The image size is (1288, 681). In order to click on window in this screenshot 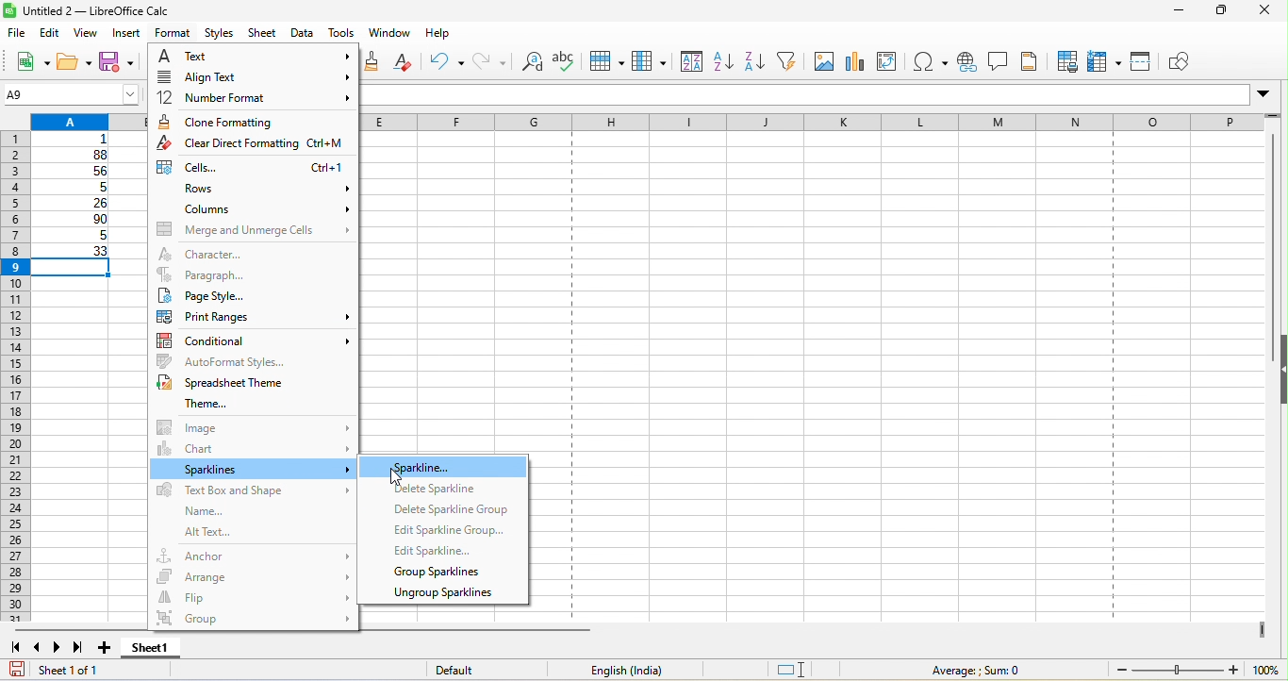, I will do `click(389, 35)`.